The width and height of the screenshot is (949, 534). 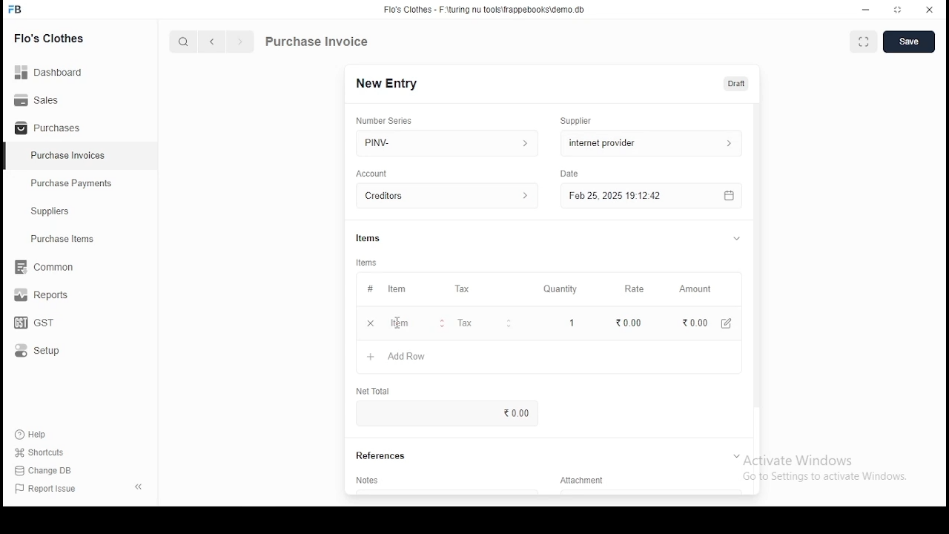 What do you see at coordinates (485, 10) in the screenshot?
I see `flo's clothes - F:\turing nu tools\frappebooks\demo.db` at bounding box center [485, 10].